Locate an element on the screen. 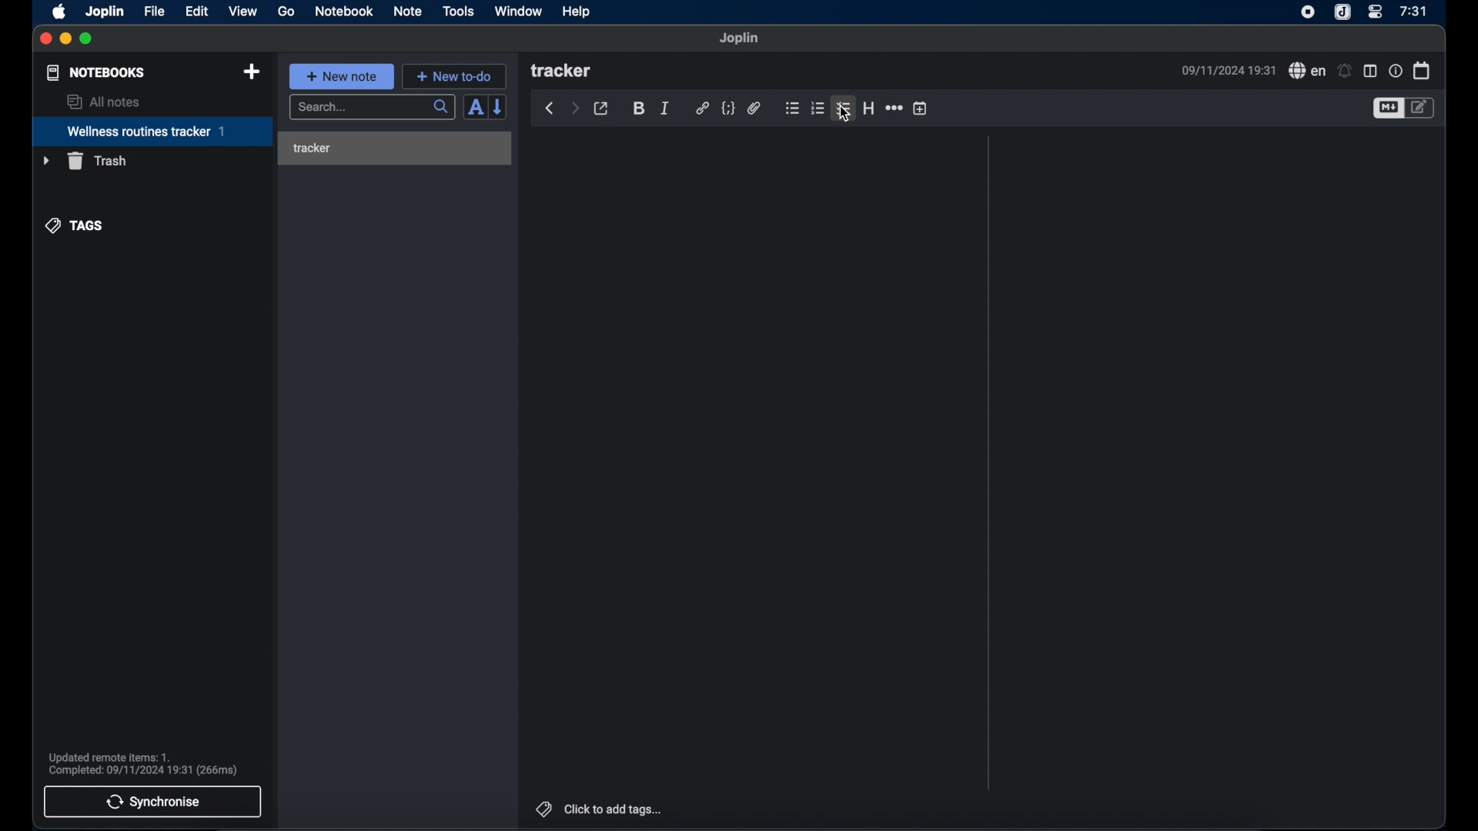  Scroll bar is located at coordinates (988, 463).